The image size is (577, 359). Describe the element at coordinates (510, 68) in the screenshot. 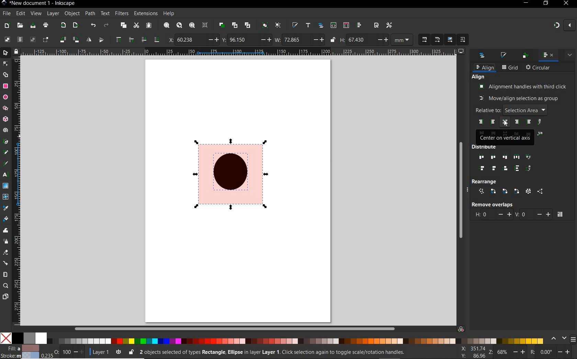

I see `grid` at that location.